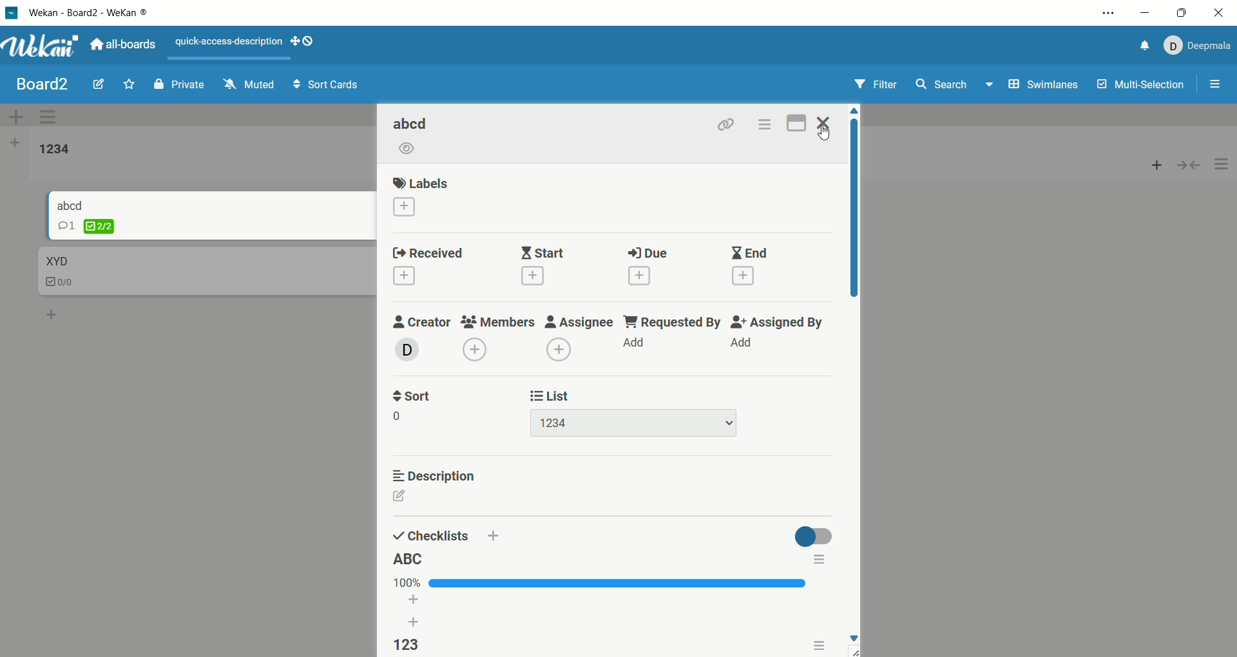  Describe the element at coordinates (51, 148) in the screenshot. I see `list title` at that location.